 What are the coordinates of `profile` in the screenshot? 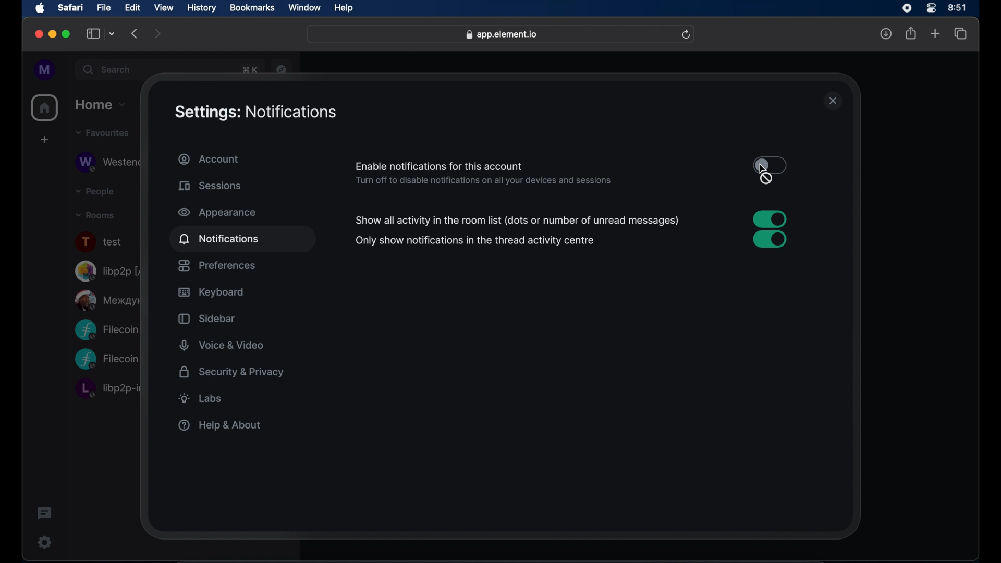 It's located at (44, 70).